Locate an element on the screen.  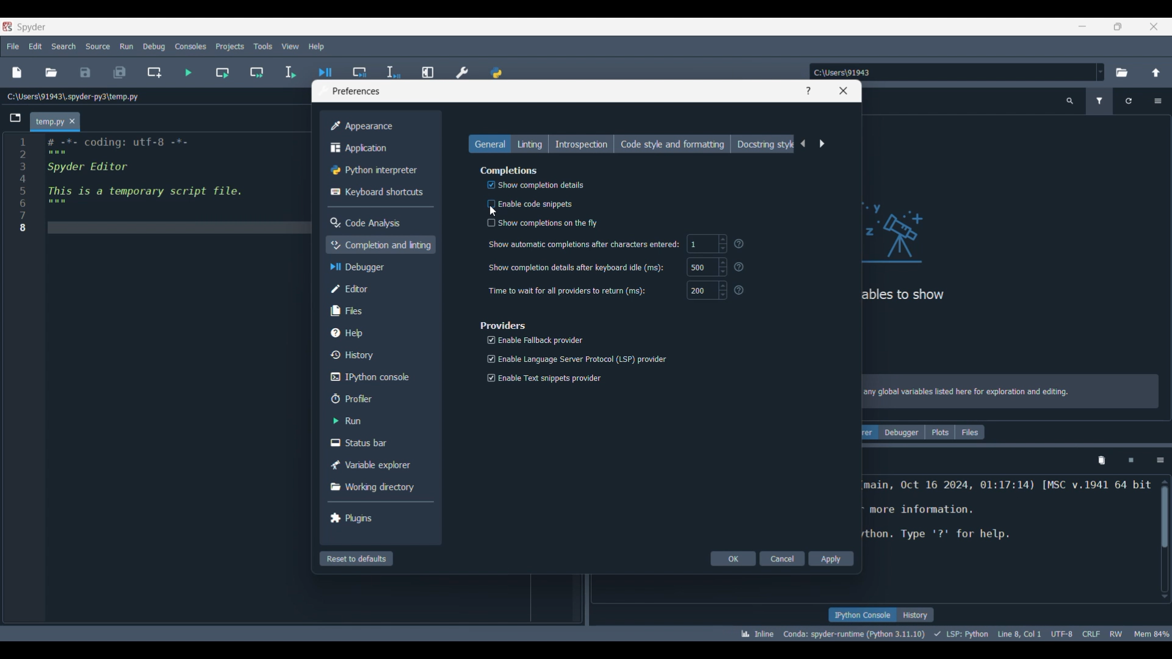
Source menu is located at coordinates (98, 46).